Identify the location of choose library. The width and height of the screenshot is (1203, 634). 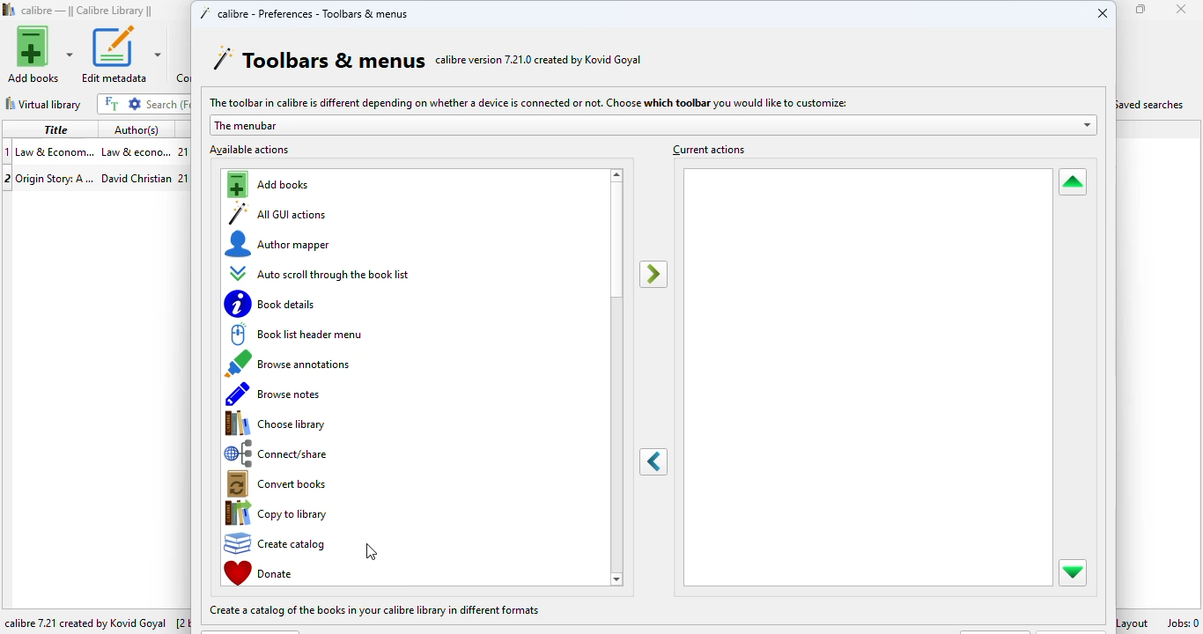
(277, 424).